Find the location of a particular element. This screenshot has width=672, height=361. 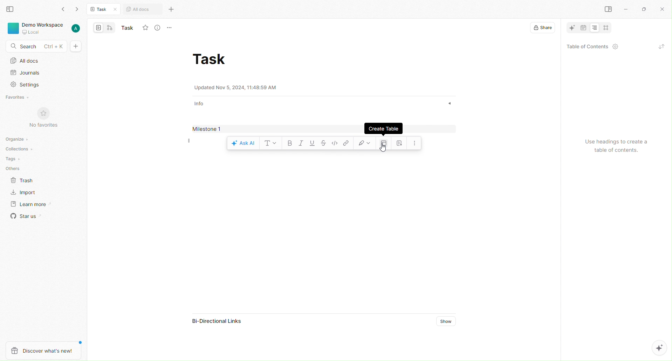

create table is located at coordinates (386, 129).